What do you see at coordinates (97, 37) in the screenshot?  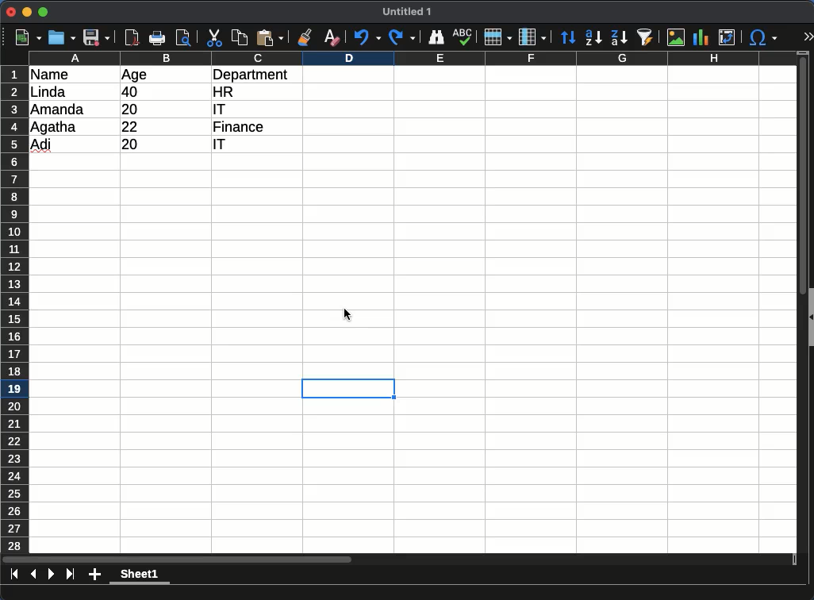 I see `save` at bounding box center [97, 37].